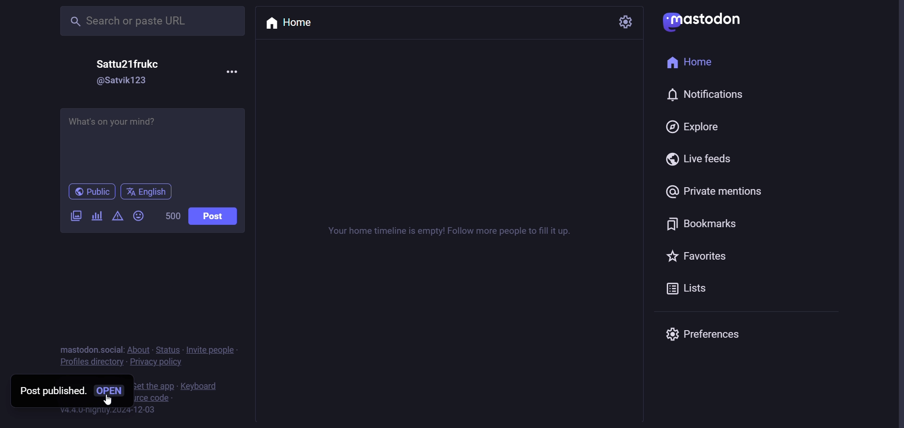  I want to click on setting, so click(624, 22).